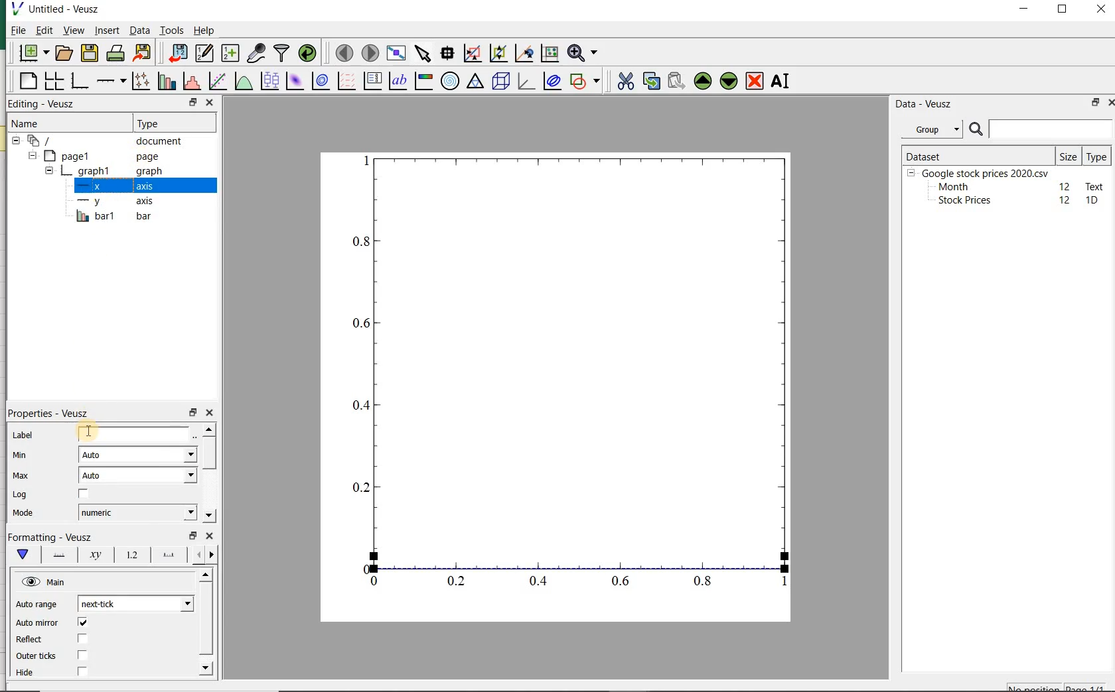  What do you see at coordinates (446, 54) in the screenshot?
I see `read data points on the graph` at bounding box center [446, 54].